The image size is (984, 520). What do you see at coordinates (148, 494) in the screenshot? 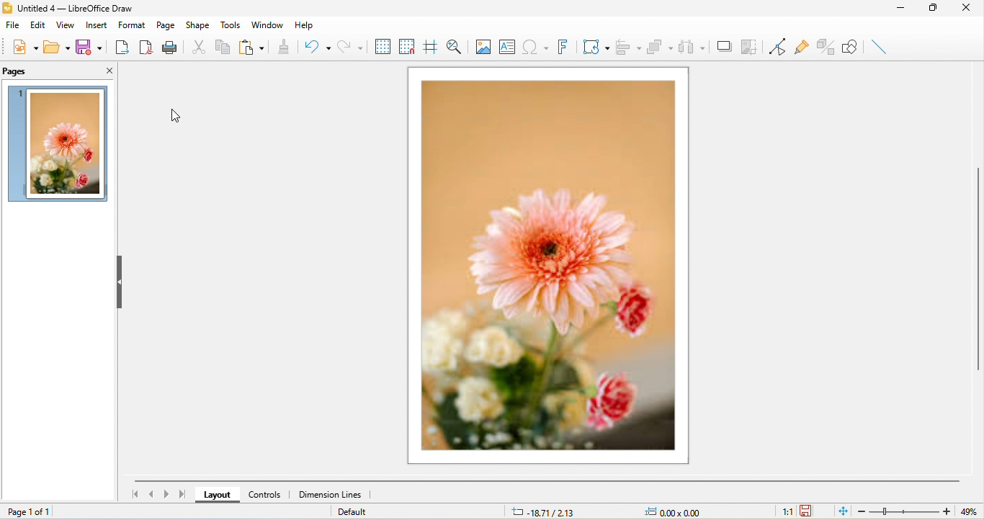
I see `previous page` at bounding box center [148, 494].